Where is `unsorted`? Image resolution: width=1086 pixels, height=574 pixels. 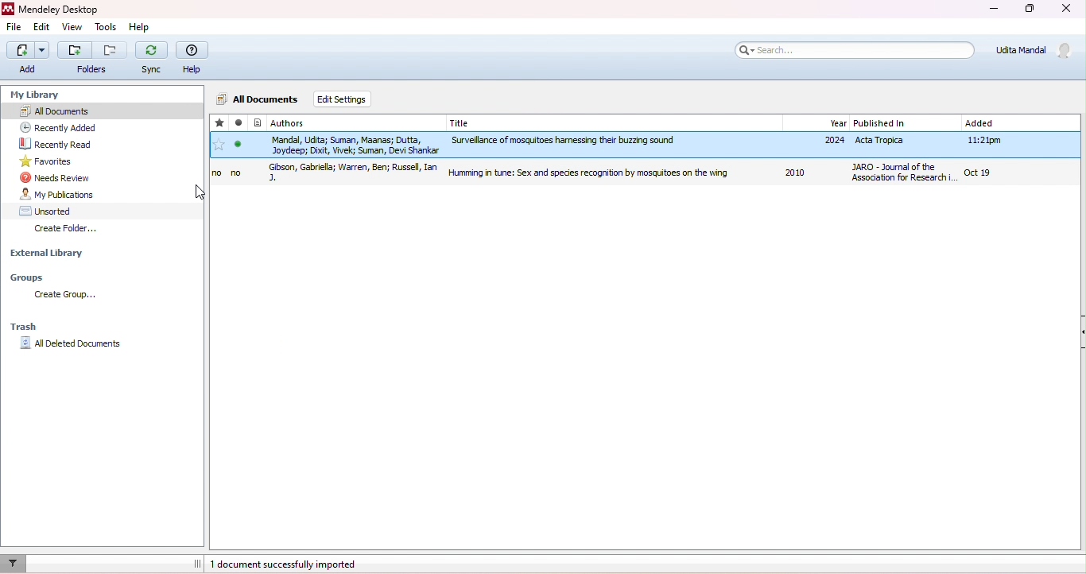
unsorted is located at coordinates (48, 212).